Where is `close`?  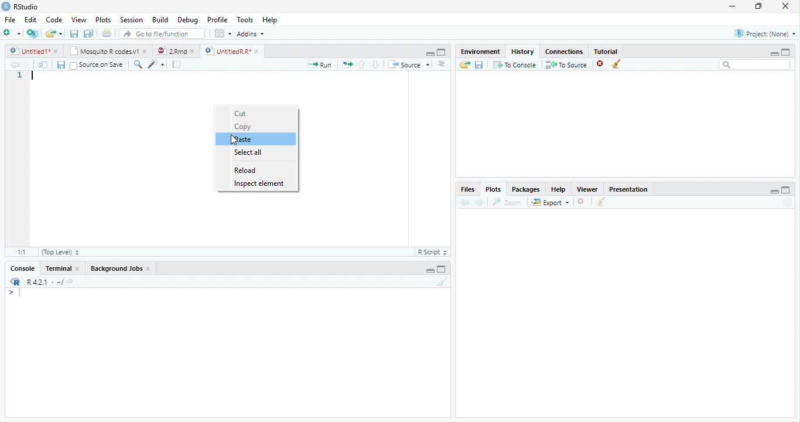 close is located at coordinates (57, 51).